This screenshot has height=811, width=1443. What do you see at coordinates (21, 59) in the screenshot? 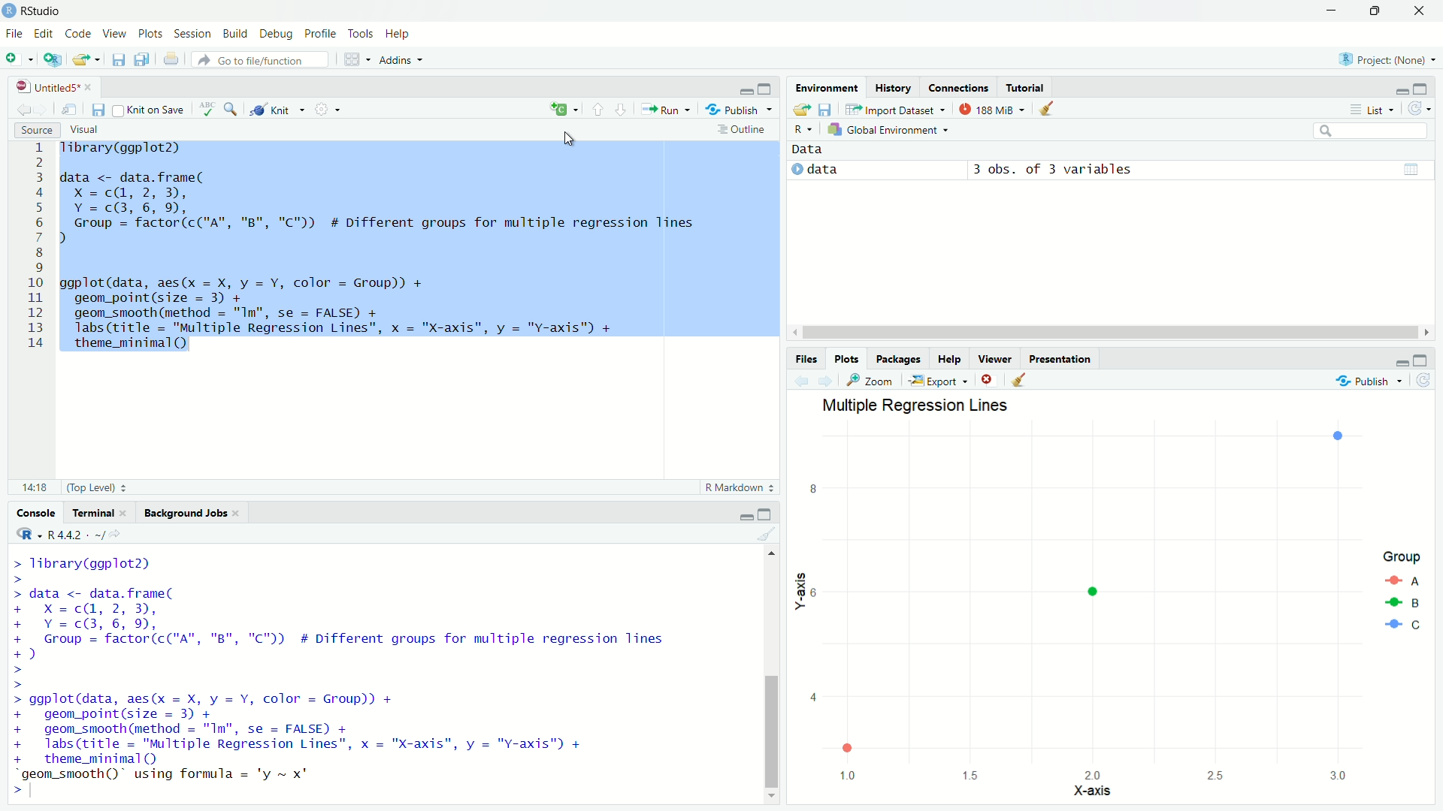
I see `add file` at bounding box center [21, 59].